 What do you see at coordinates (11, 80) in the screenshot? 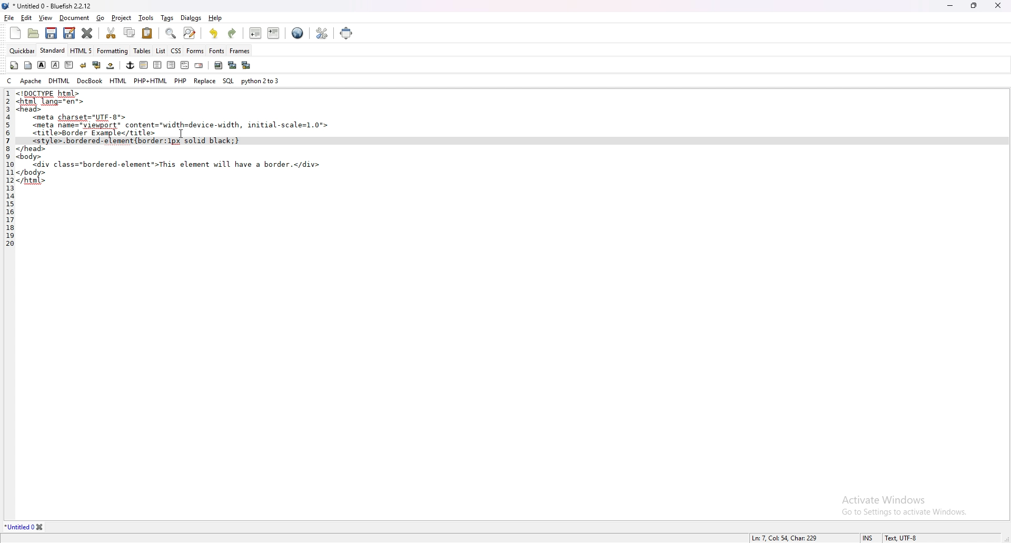
I see `c` at bounding box center [11, 80].